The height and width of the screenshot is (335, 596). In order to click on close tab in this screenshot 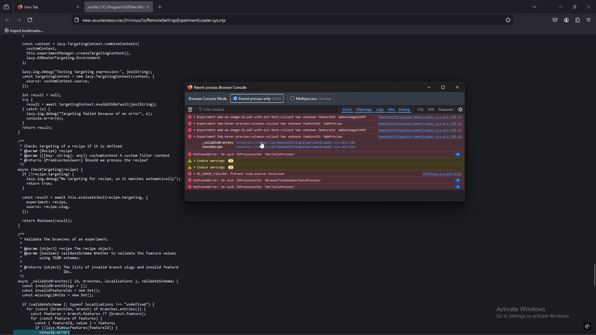, I will do `click(78, 7)`.